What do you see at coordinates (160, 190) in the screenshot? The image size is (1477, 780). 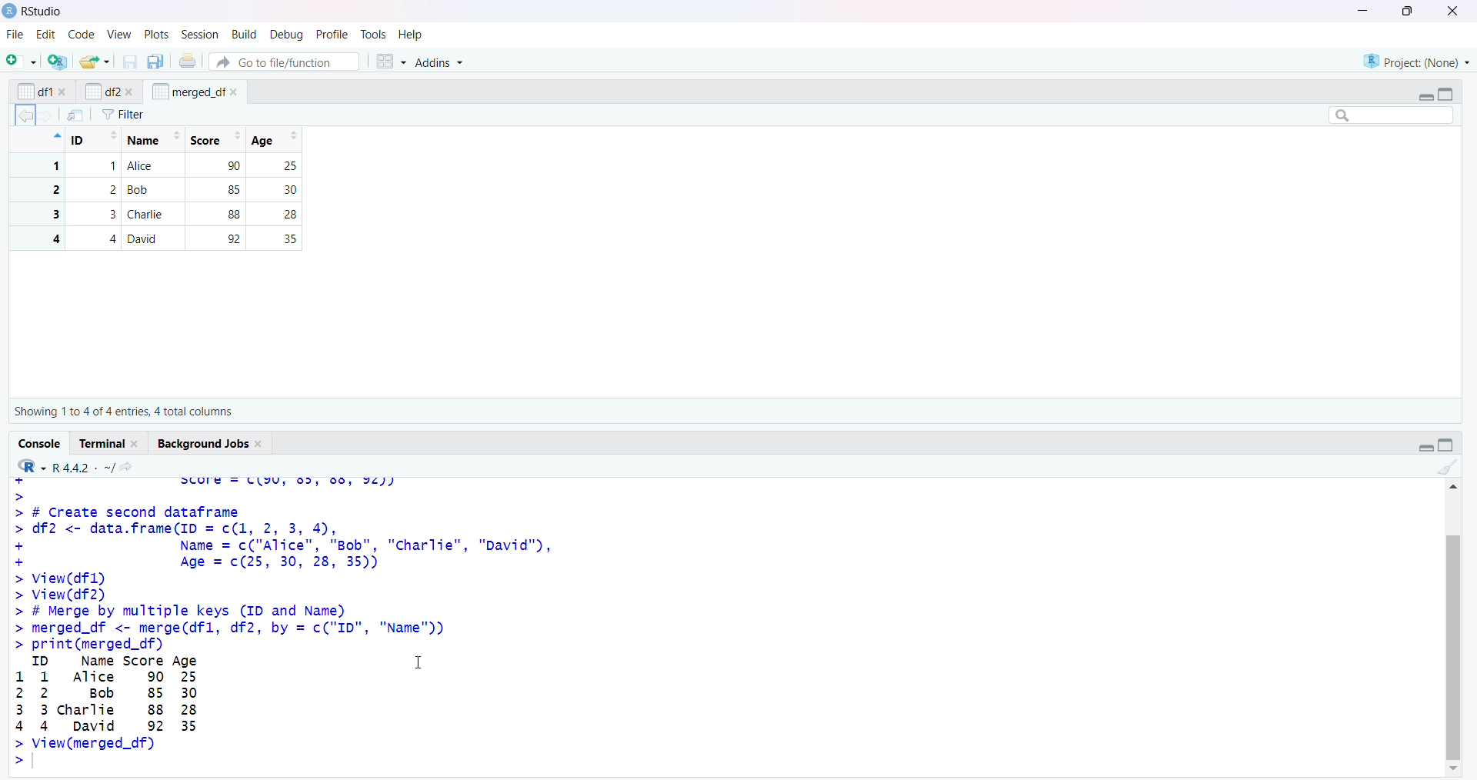 I see `2 2 Bob 85 30` at bounding box center [160, 190].